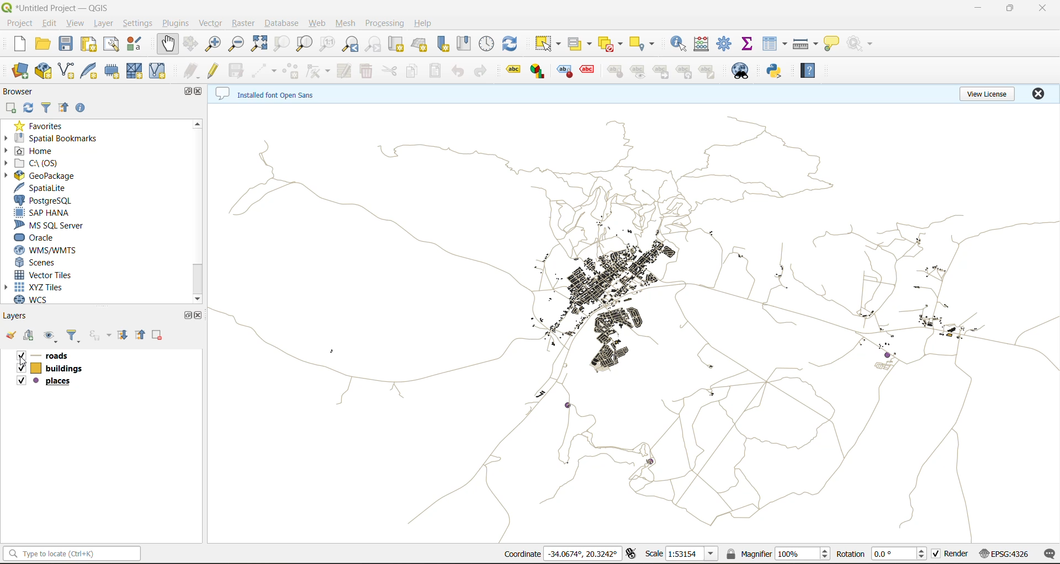  I want to click on show layout, so click(112, 46).